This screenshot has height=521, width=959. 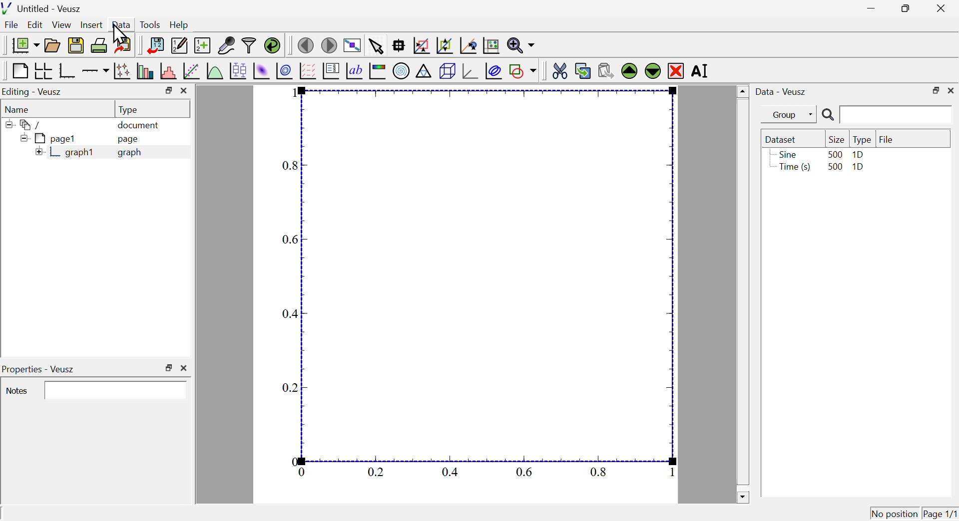 I want to click on save the document, so click(x=76, y=46).